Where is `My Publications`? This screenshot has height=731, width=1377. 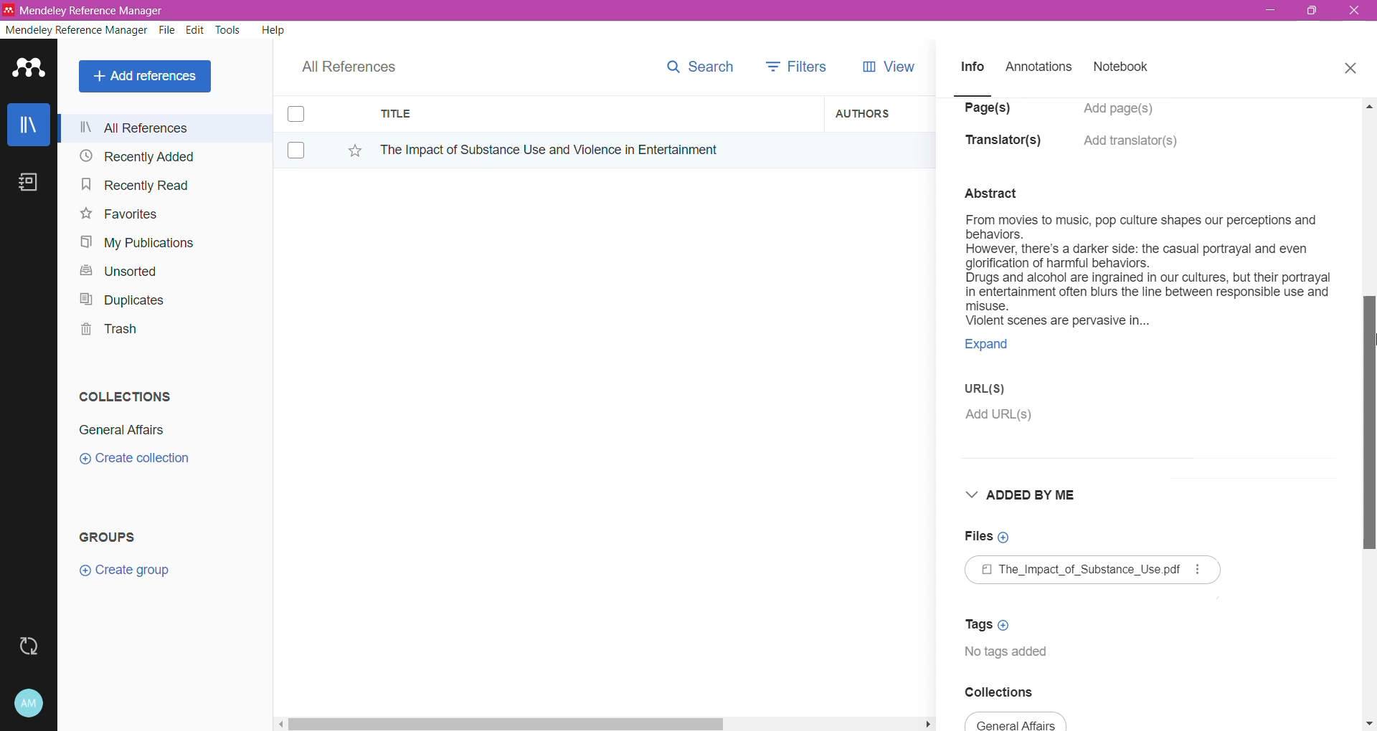 My Publications is located at coordinates (136, 243).